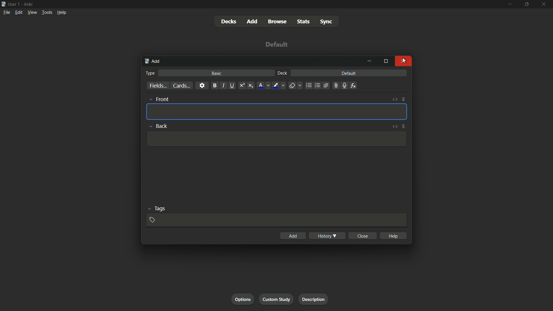 The height and width of the screenshot is (311, 553). Describe the element at coordinates (296, 86) in the screenshot. I see `remove formatting` at that location.